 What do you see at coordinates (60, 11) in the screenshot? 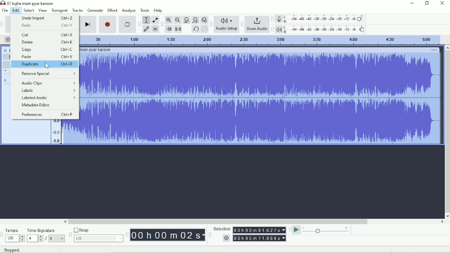
I see `Transport` at bounding box center [60, 11].